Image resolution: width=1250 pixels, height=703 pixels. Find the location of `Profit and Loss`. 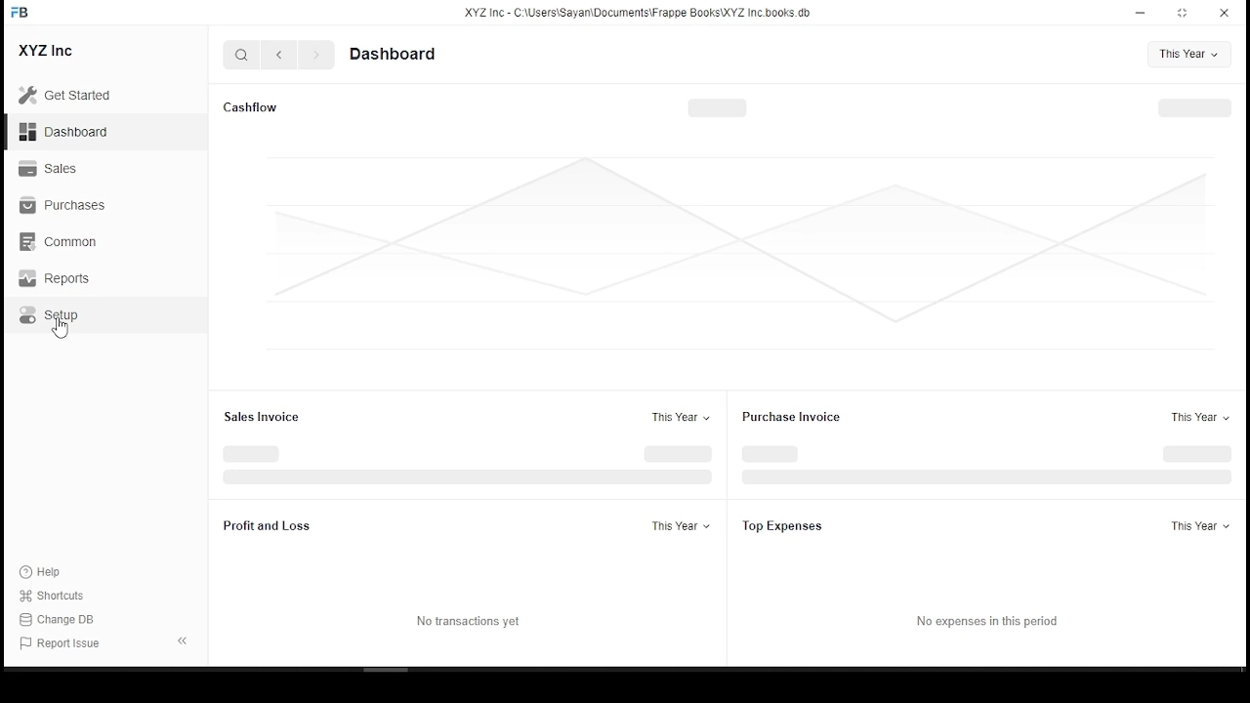

Profit and Loss is located at coordinates (265, 525).